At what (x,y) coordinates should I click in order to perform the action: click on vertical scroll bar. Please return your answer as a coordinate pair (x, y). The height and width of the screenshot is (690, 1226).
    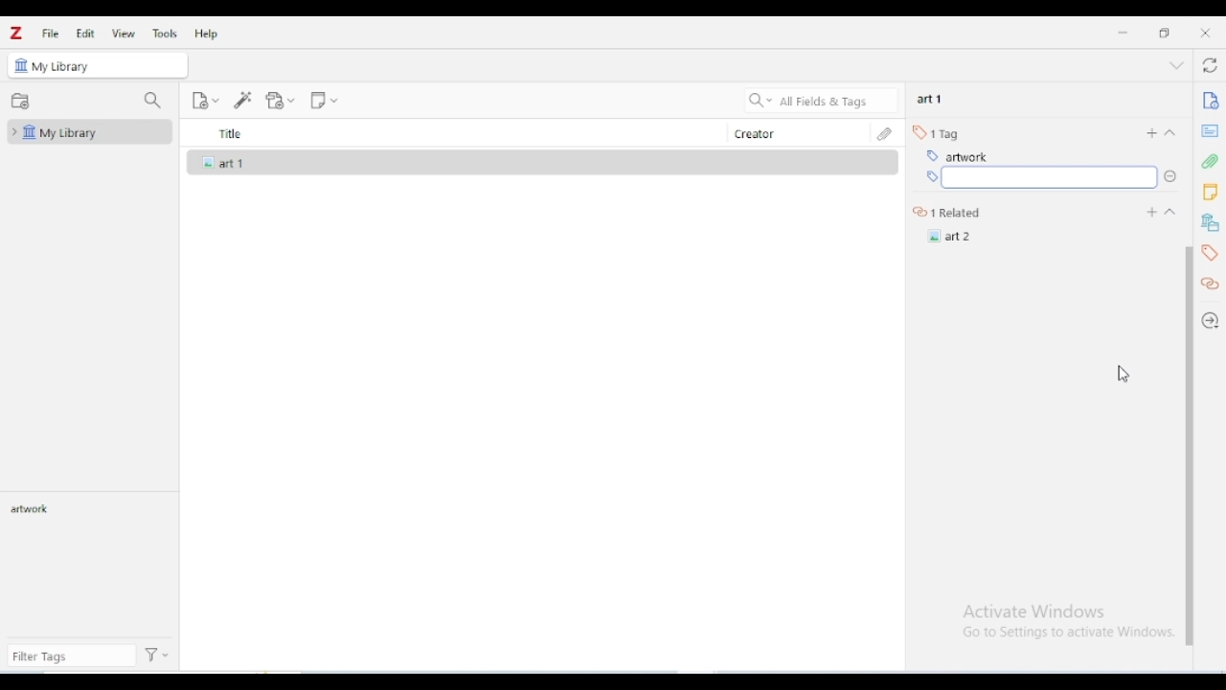
    Looking at the image, I should click on (1190, 470).